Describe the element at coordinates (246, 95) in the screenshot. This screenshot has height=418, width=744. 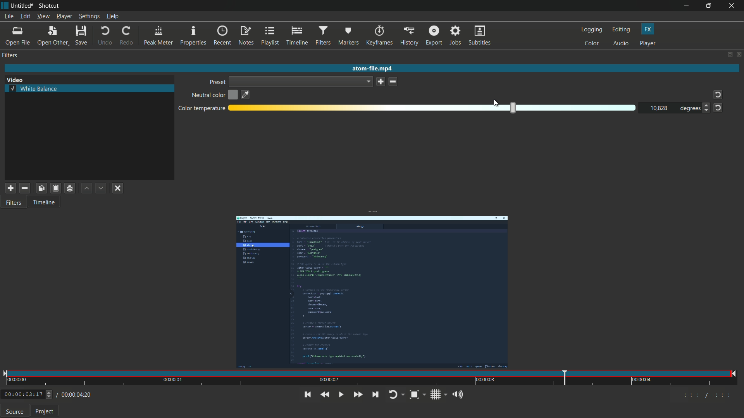
I see `pick color on the screen` at that location.